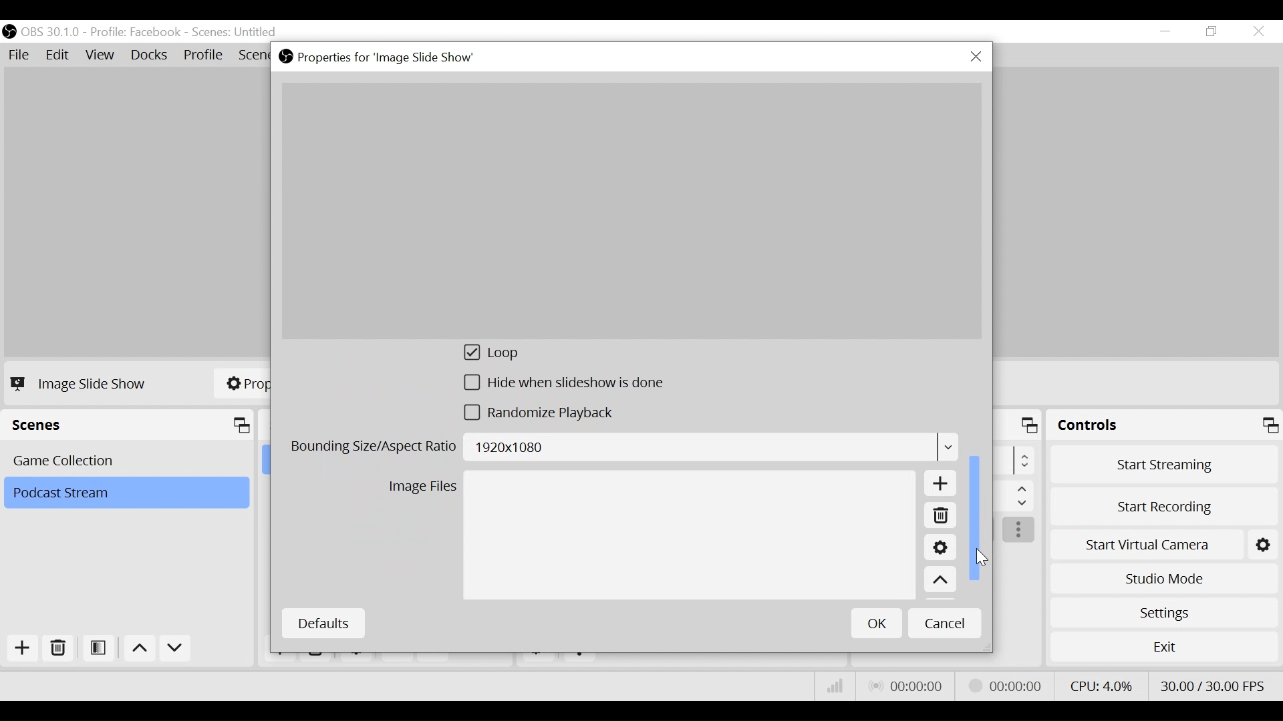 The width and height of the screenshot is (1283, 721). Describe the element at coordinates (236, 33) in the screenshot. I see `Scene` at that location.